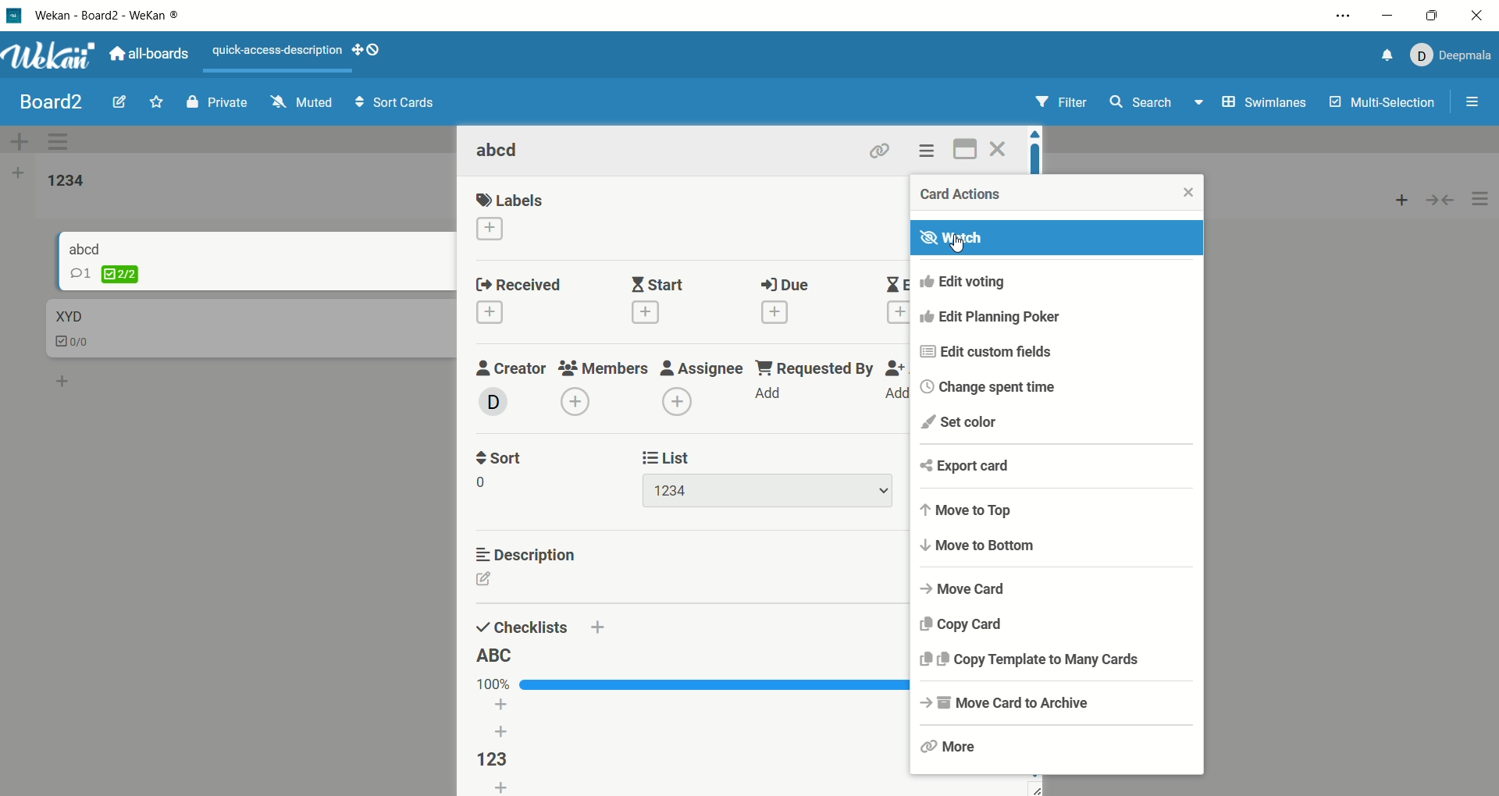 The width and height of the screenshot is (1499, 796). Describe the element at coordinates (1061, 286) in the screenshot. I see `edit voting` at that location.